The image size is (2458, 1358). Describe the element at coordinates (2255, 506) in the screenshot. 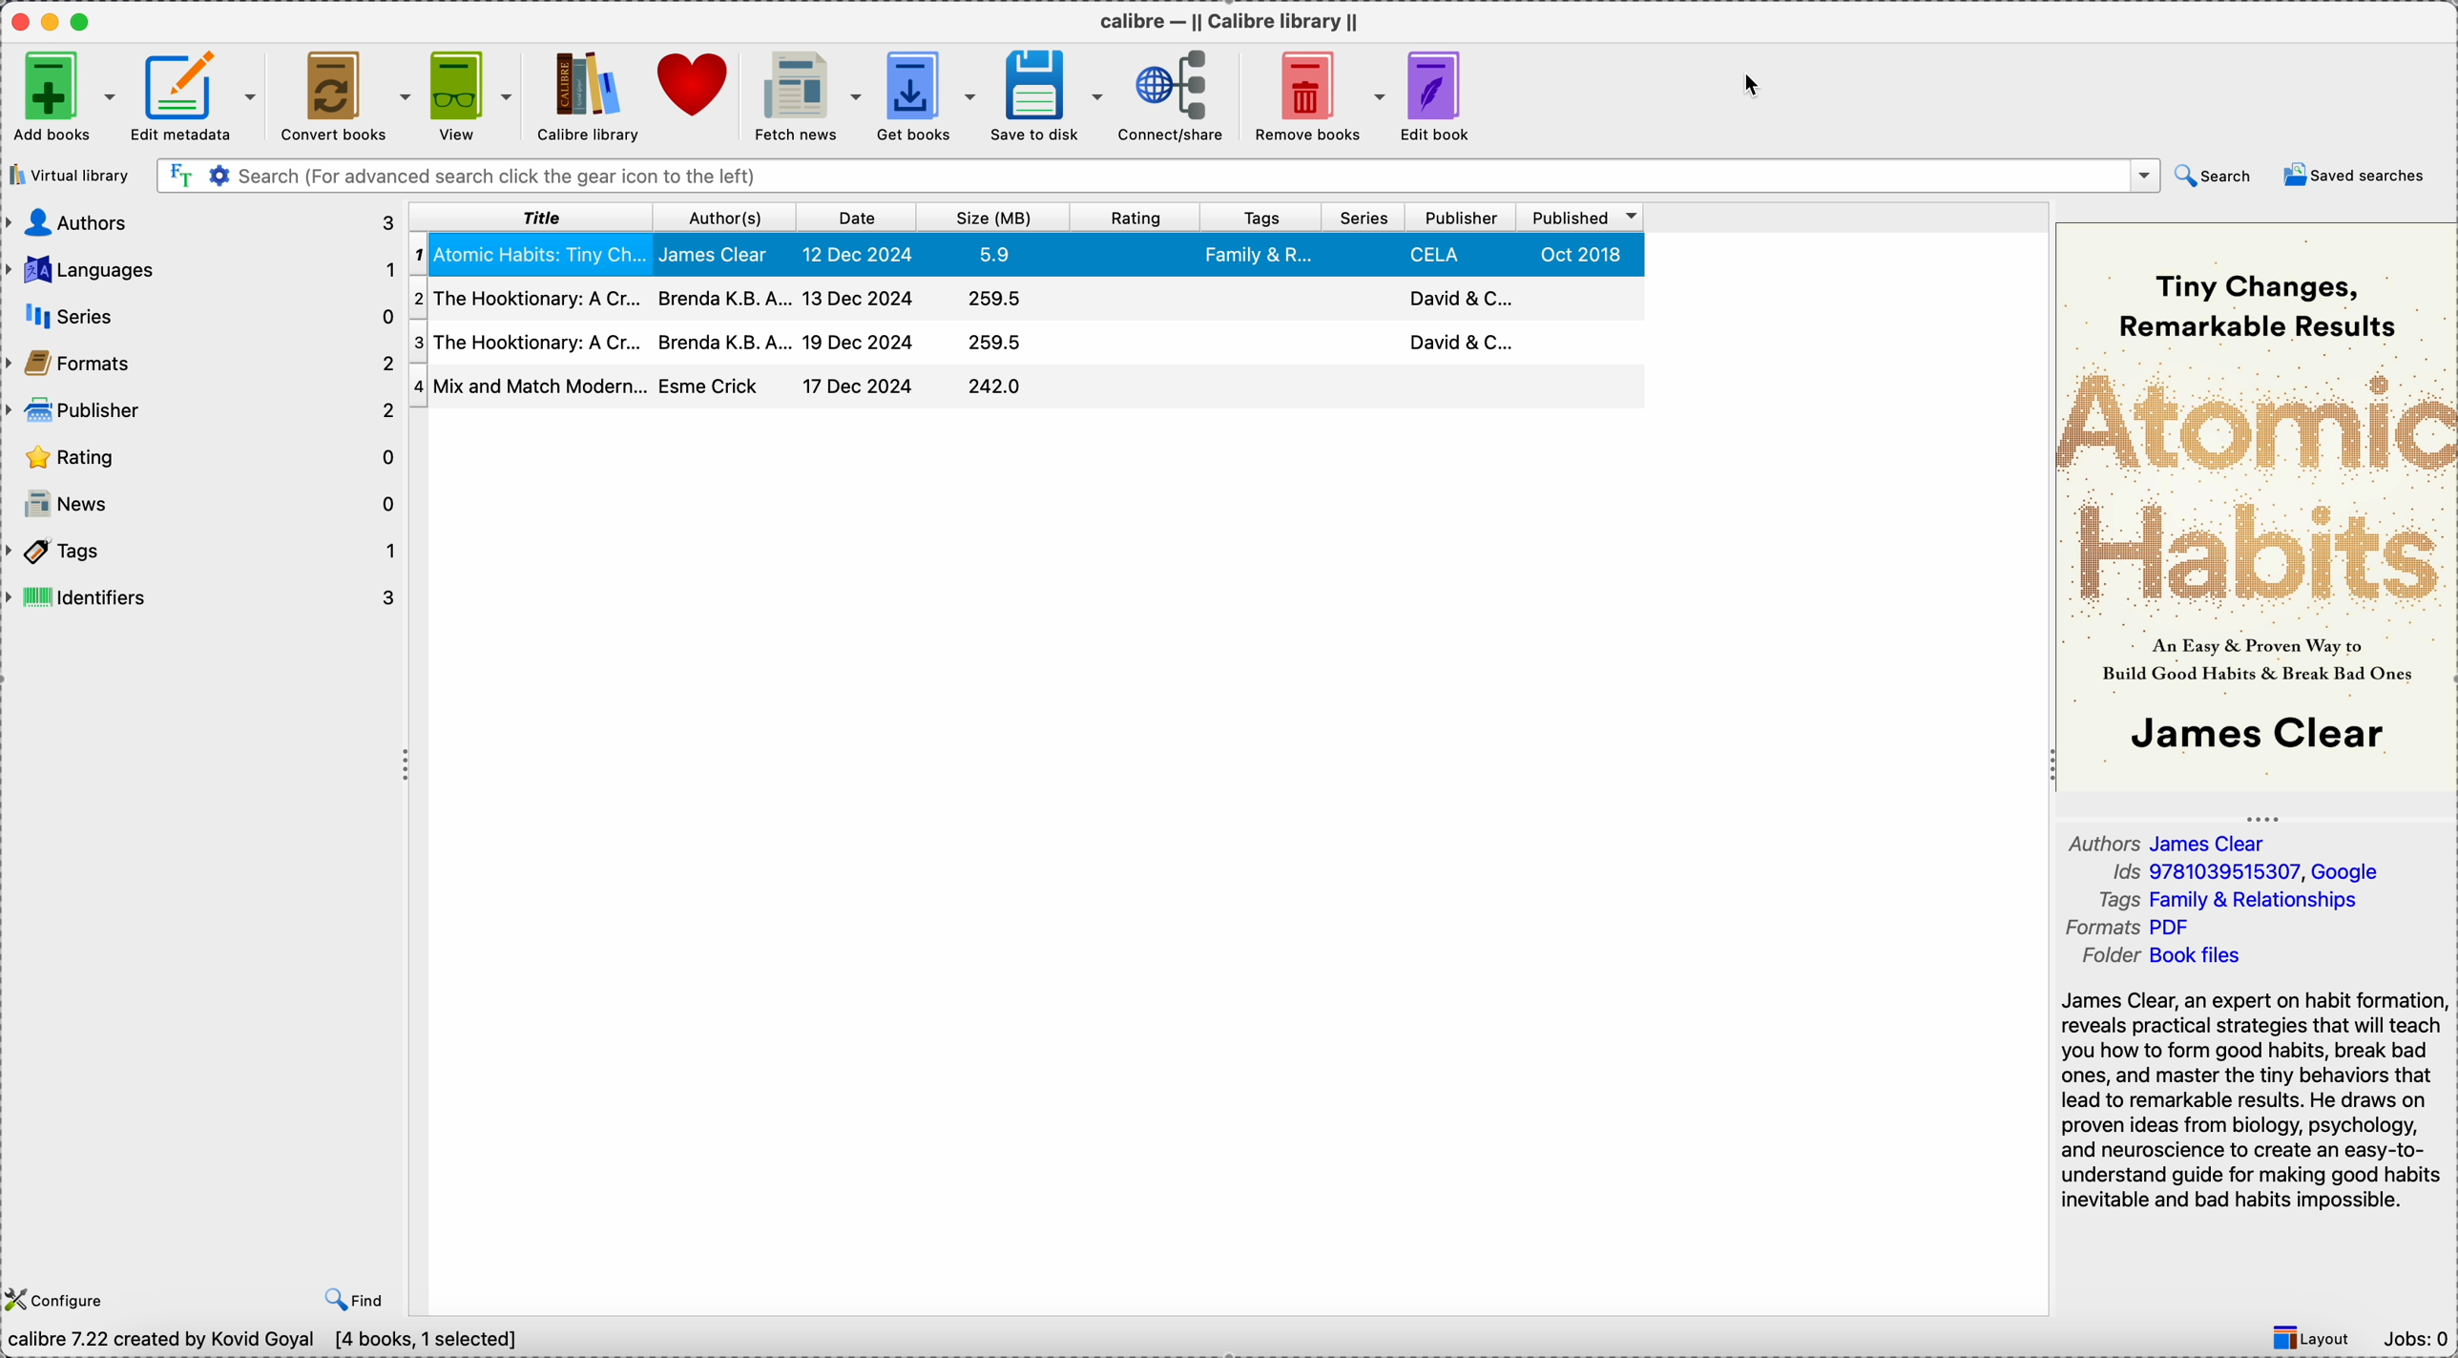

I see `book cover preview` at that location.